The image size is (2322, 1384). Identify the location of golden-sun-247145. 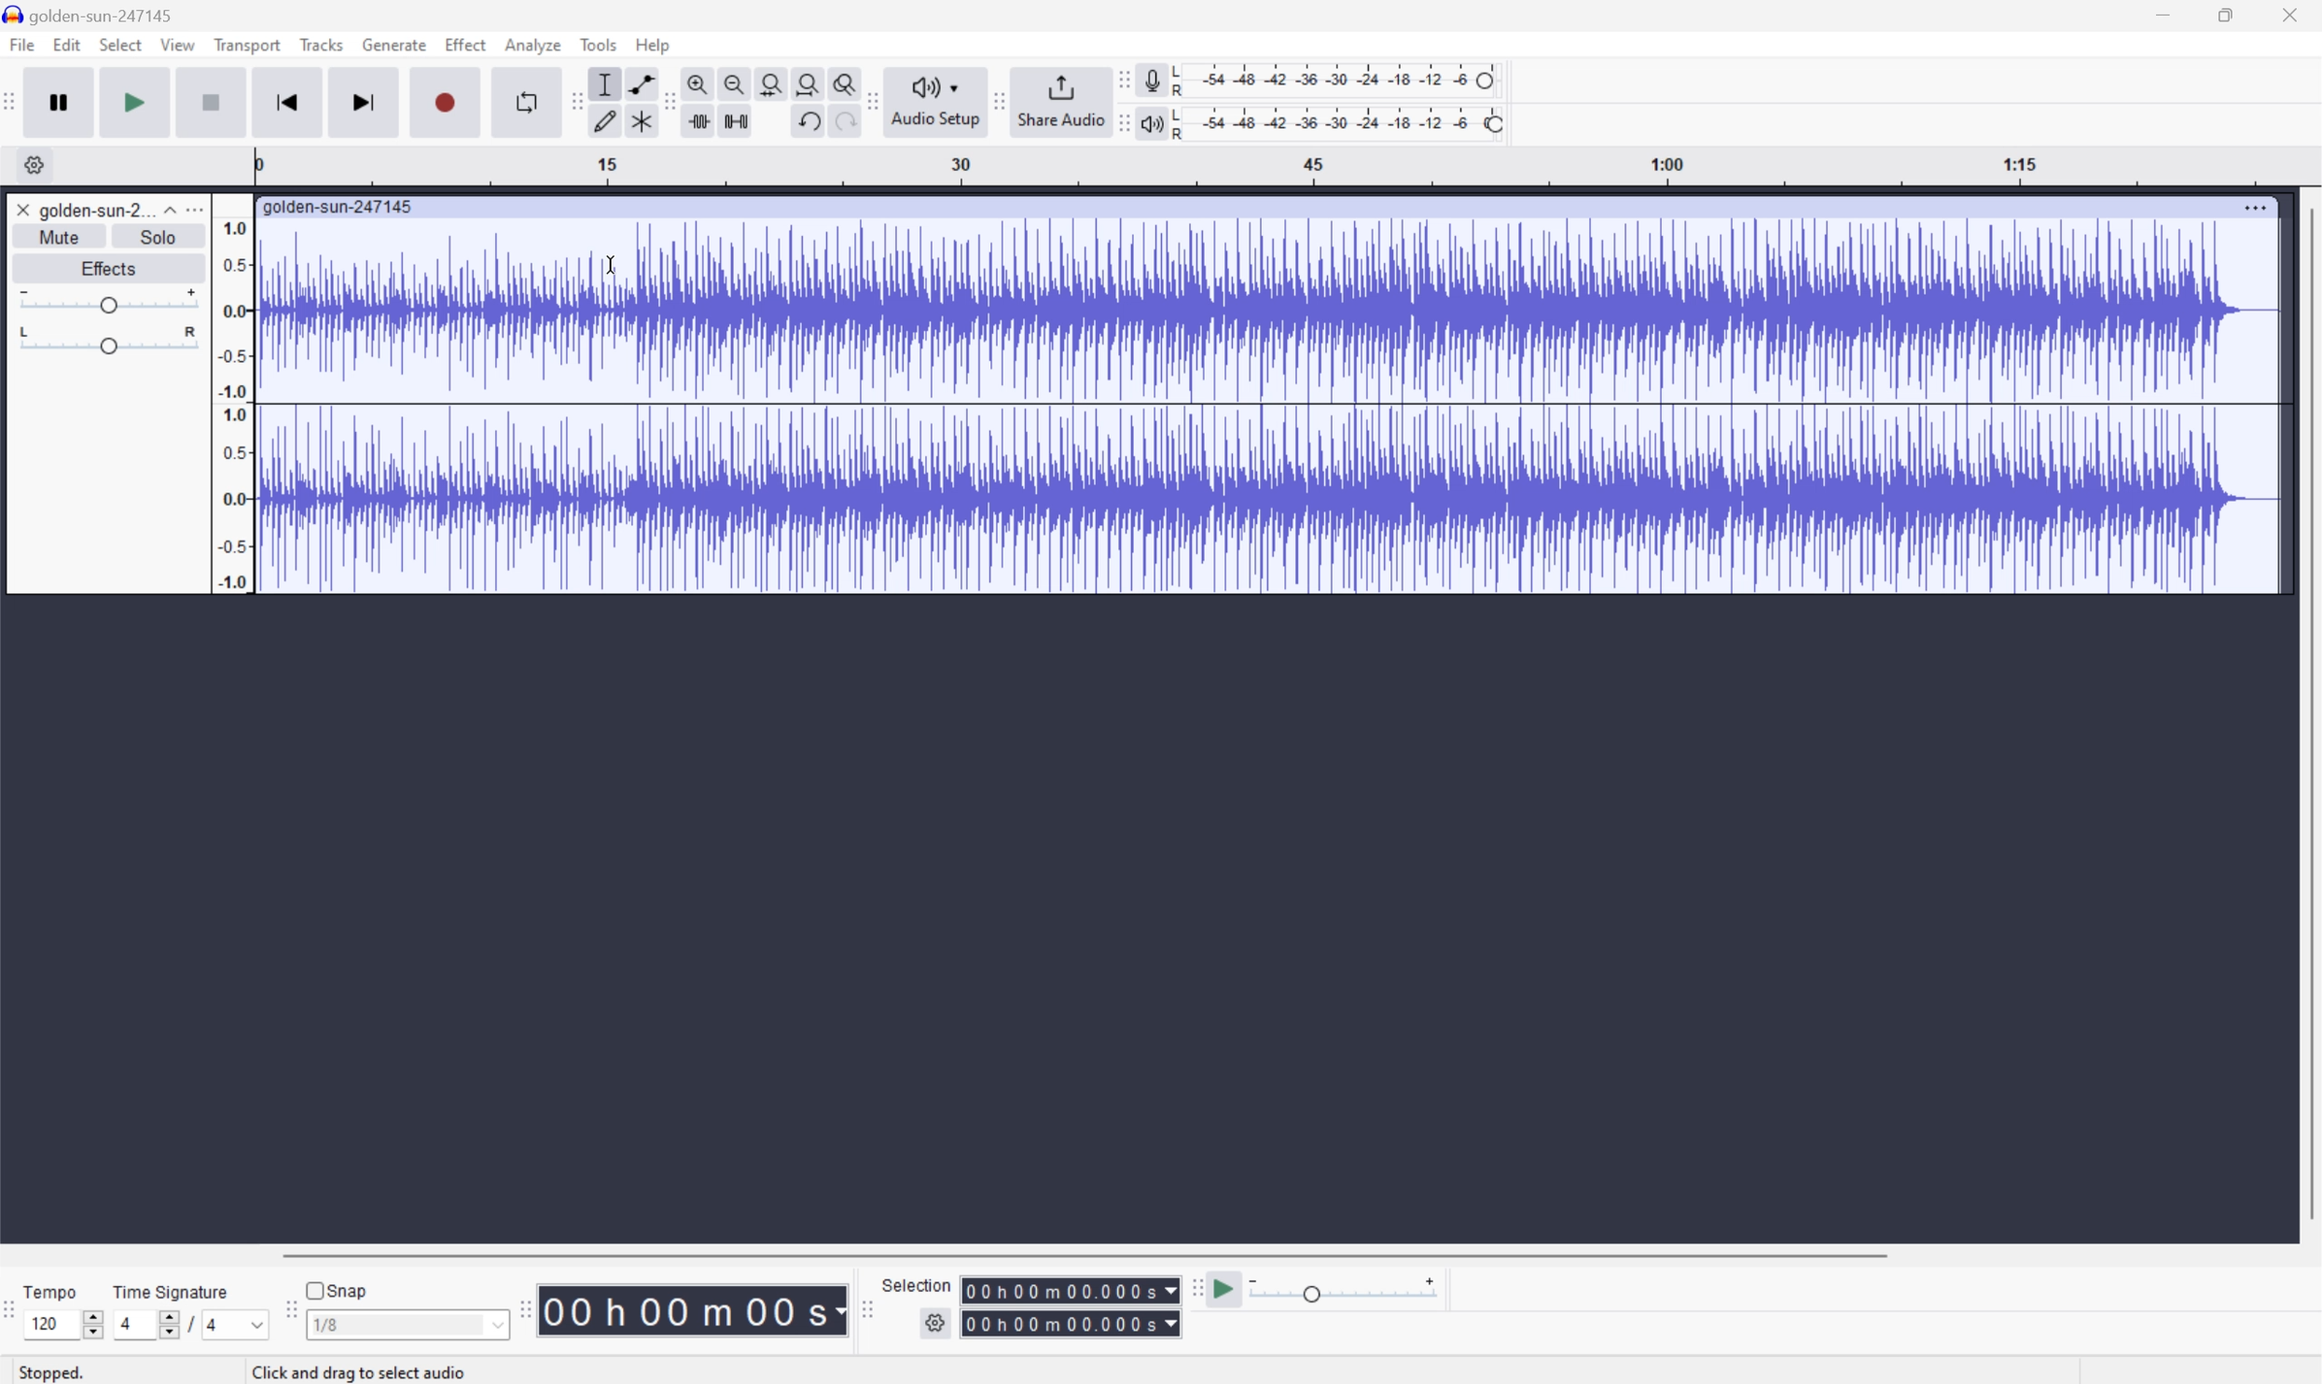
(93, 14).